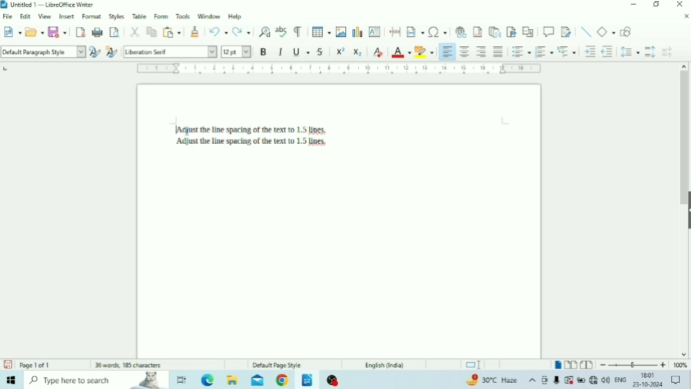 This screenshot has height=389, width=691. What do you see at coordinates (461, 31) in the screenshot?
I see `Insert Hyperlink` at bounding box center [461, 31].